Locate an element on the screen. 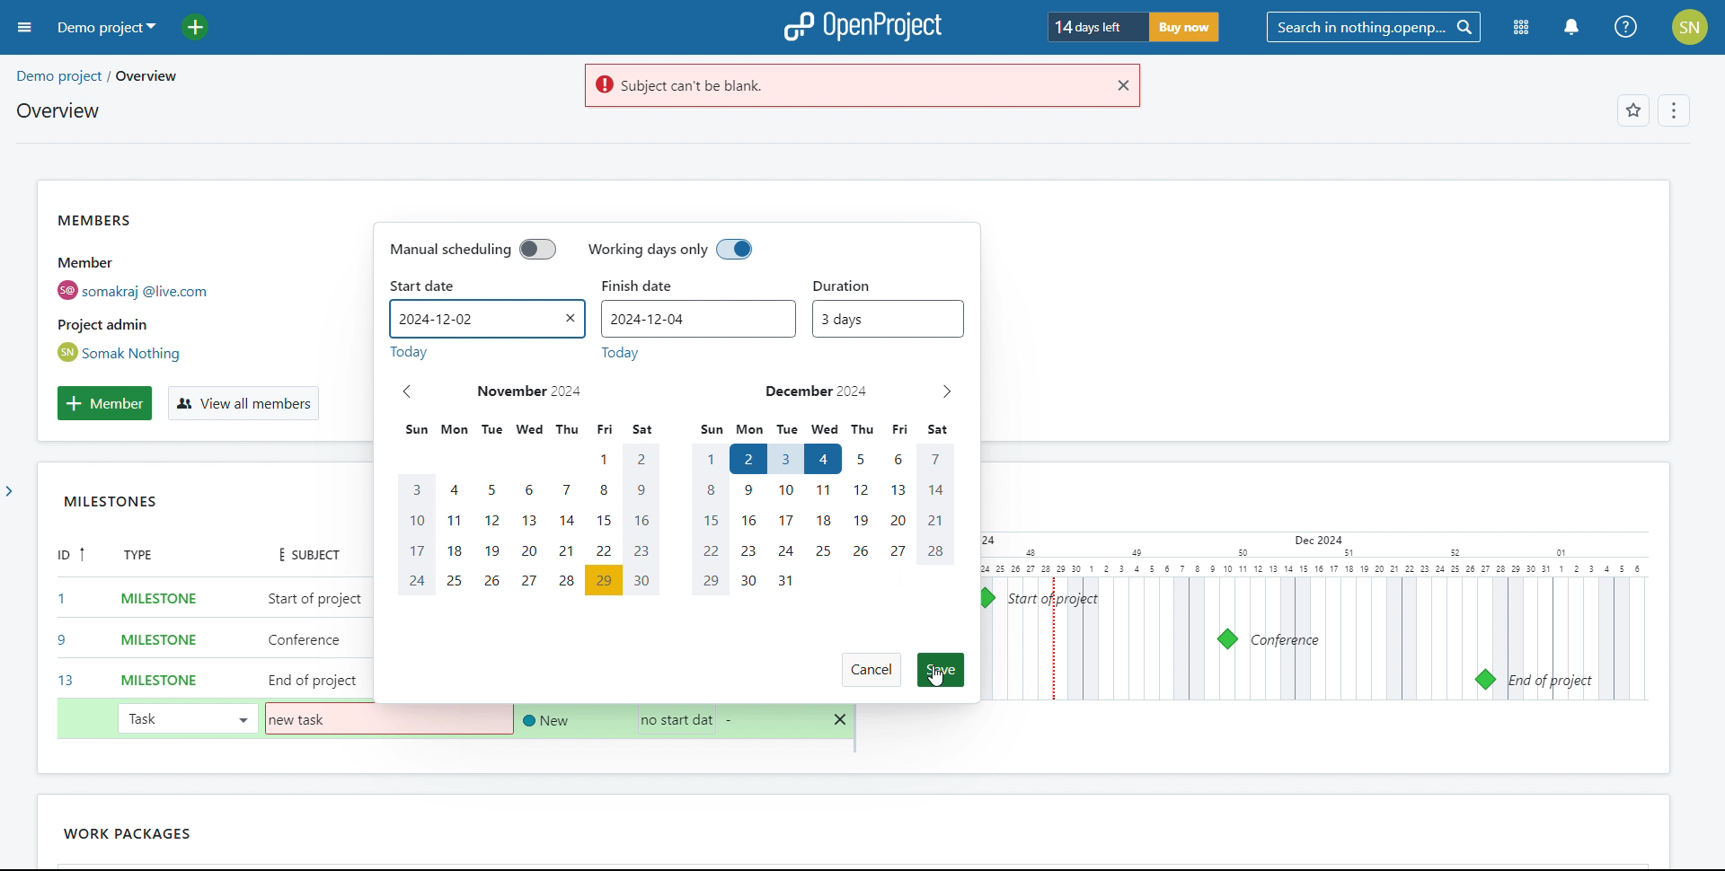  logo is located at coordinates (862, 27).